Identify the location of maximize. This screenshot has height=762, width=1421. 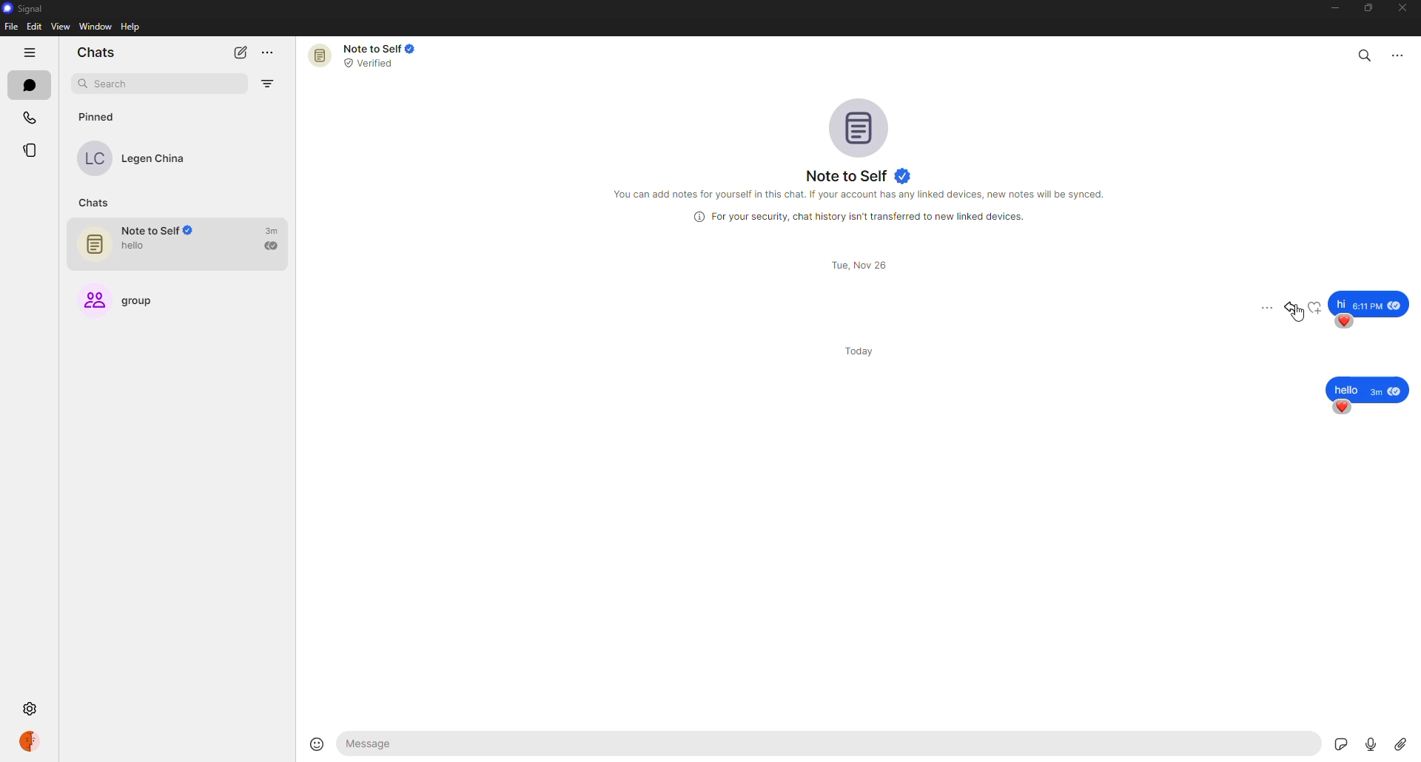
(1365, 10).